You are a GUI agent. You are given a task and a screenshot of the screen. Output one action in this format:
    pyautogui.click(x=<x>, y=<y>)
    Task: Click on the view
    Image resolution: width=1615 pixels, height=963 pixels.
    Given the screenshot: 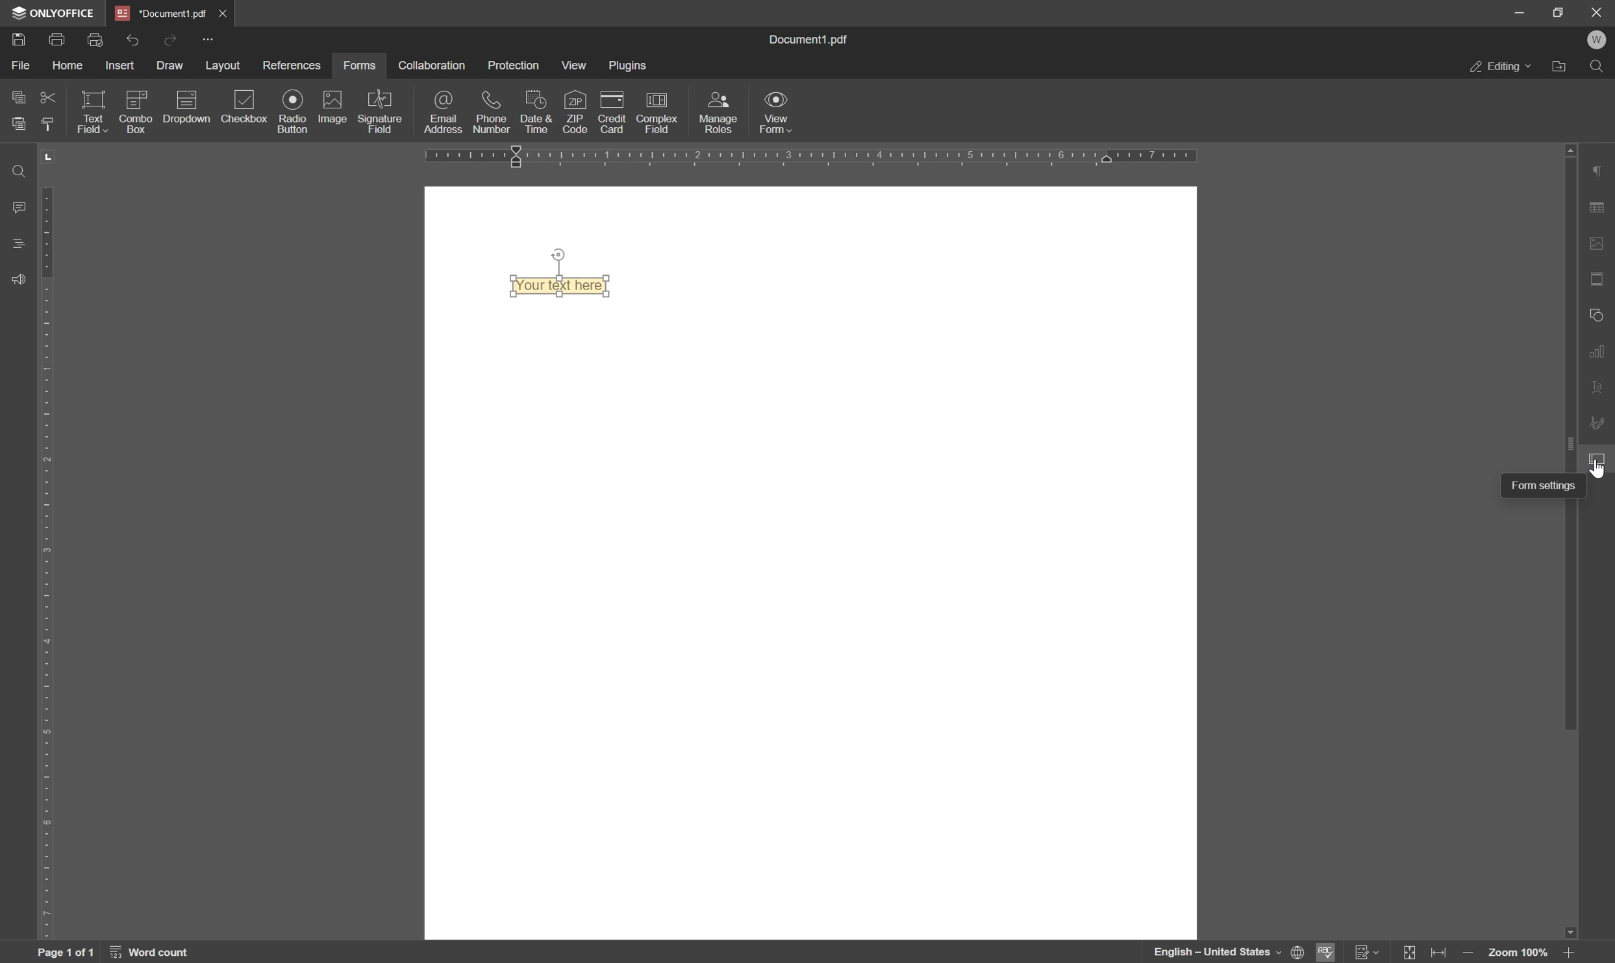 What is the action you would take?
    pyautogui.click(x=576, y=66)
    